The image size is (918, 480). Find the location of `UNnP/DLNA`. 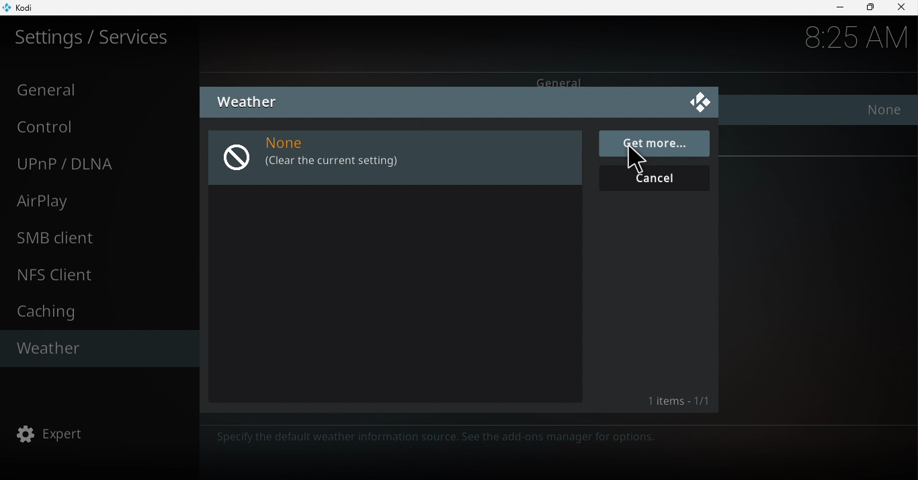

UNnP/DLNA is located at coordinates (93, 164).